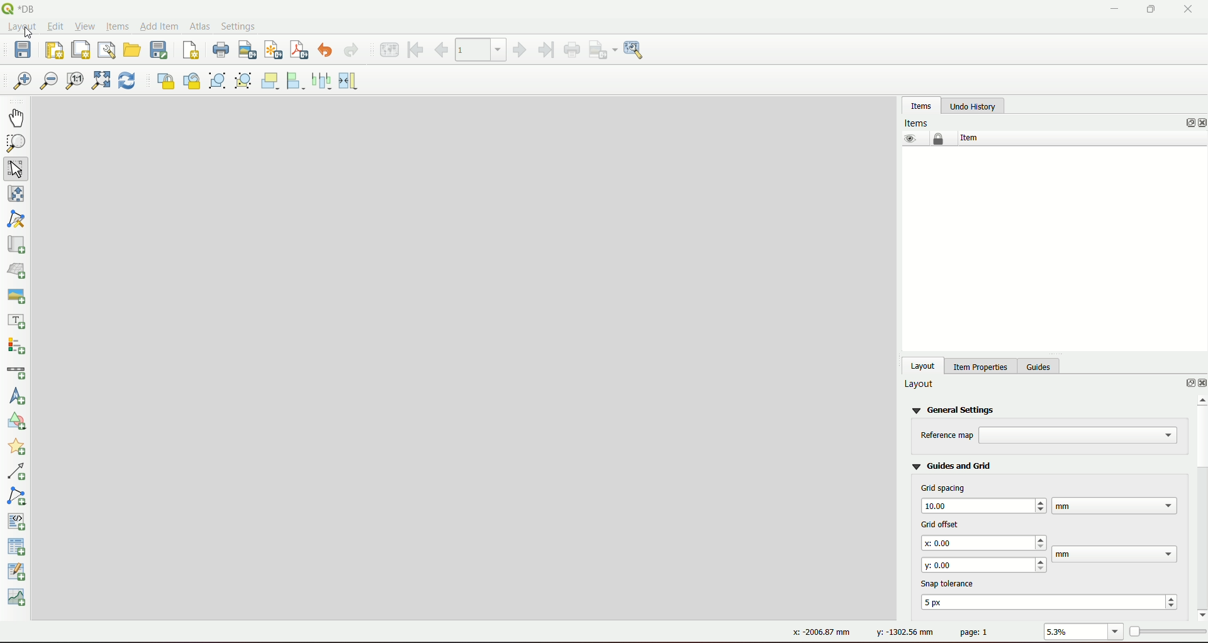 Image resolution: width=1208 pixels, height=643 pixels. Describe the element at coordinates (1199, 506) in the screenshot. I see `scrollbar` at that location.